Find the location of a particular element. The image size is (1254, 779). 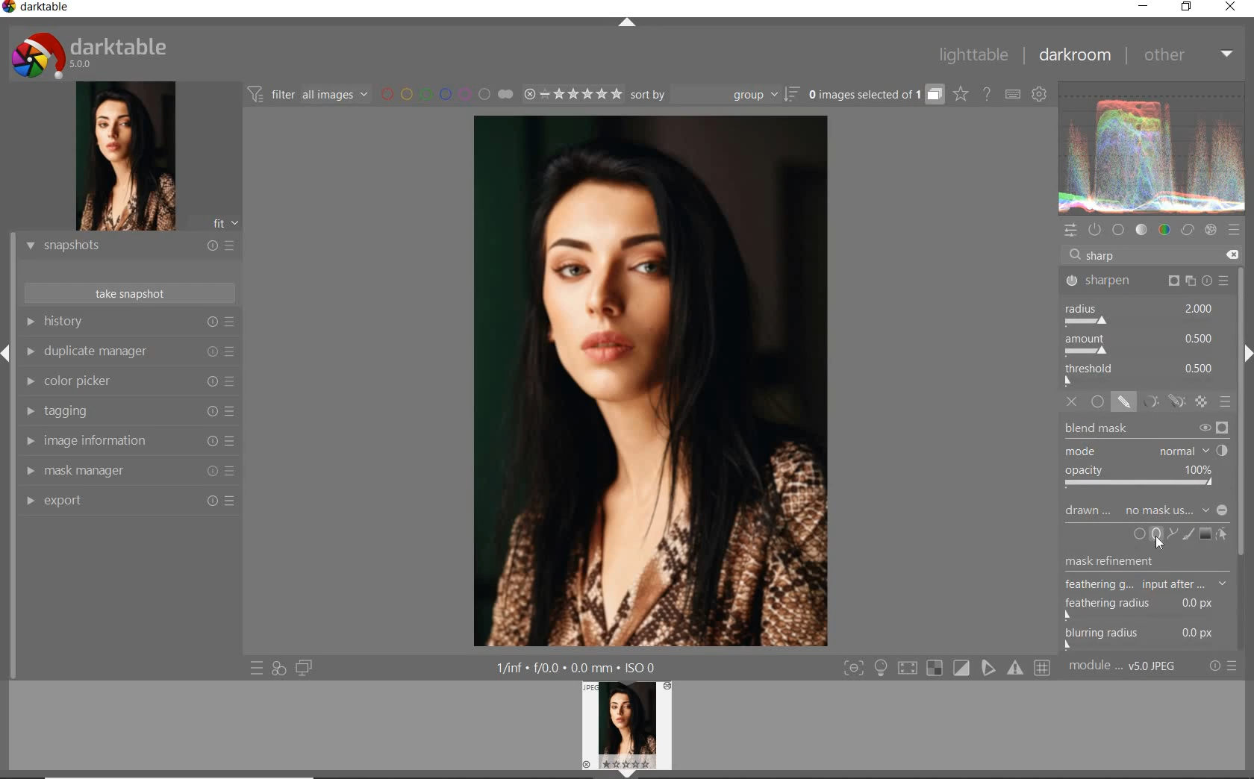

blend mask options is located at coordinates (1146, 457).